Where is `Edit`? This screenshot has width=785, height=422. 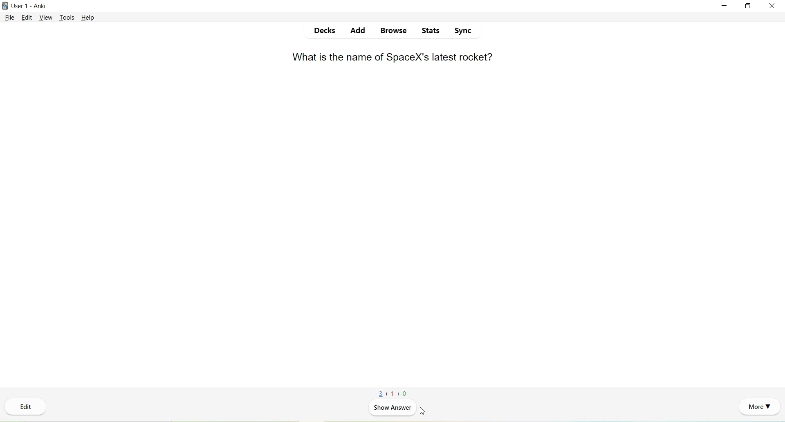 Edit is located at coordinates (26, 409).